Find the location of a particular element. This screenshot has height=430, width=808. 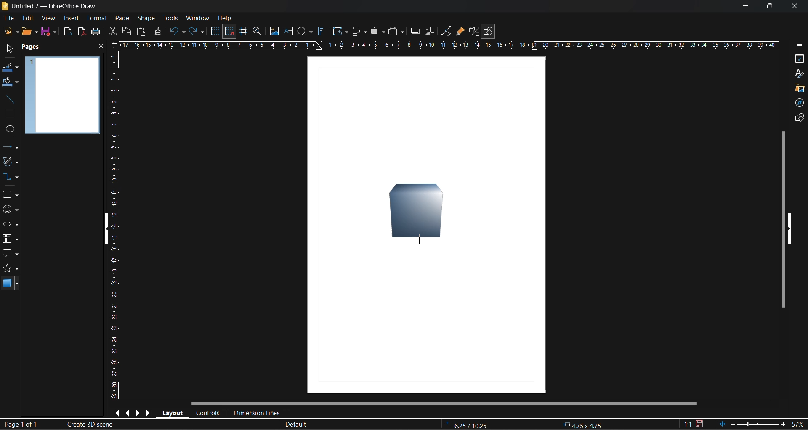

flowchart is located at coordinates (11, 239).